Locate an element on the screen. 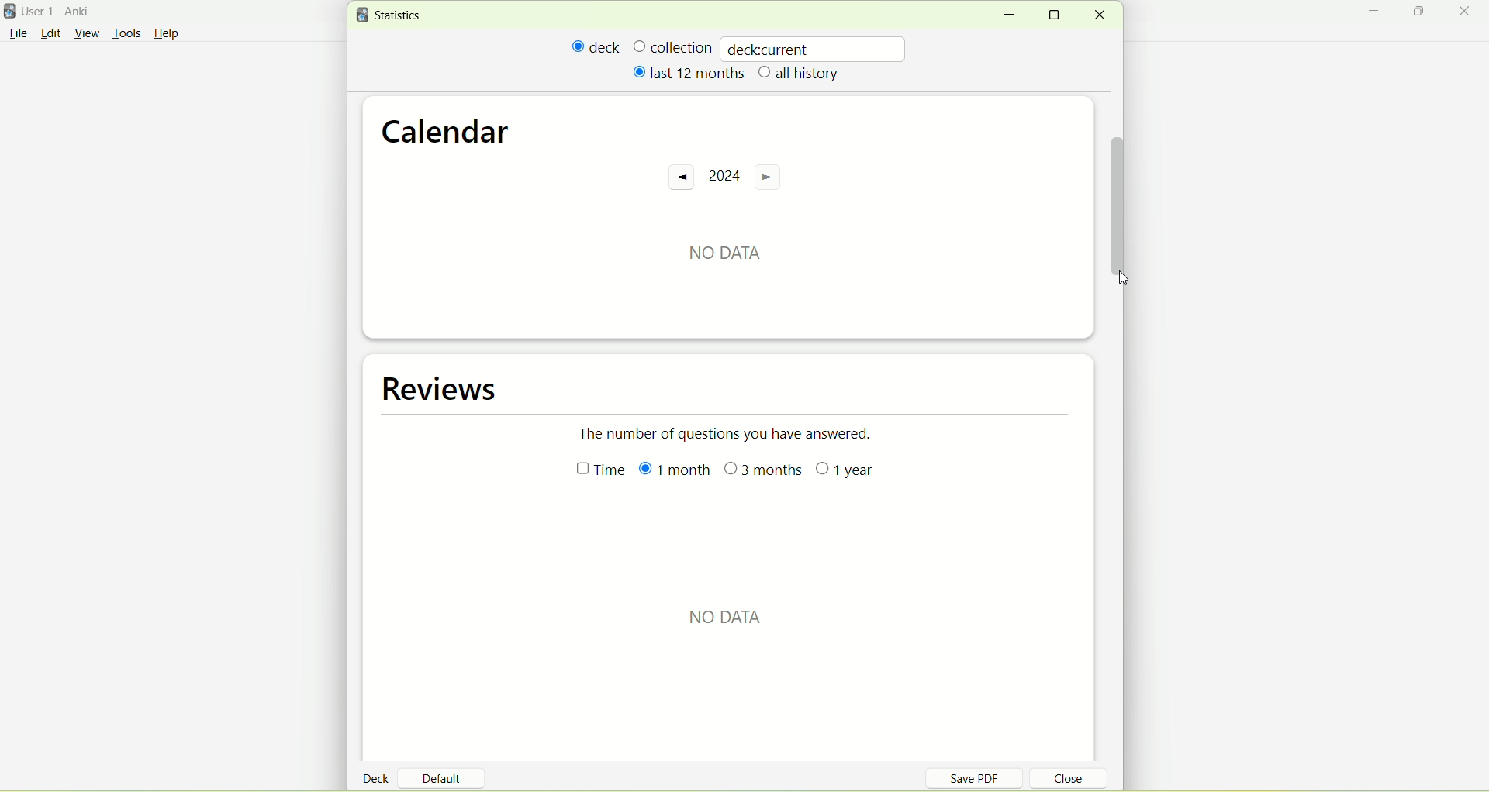 This screenshot has height=792, width=1489. default is located at coordinates (447, 773).